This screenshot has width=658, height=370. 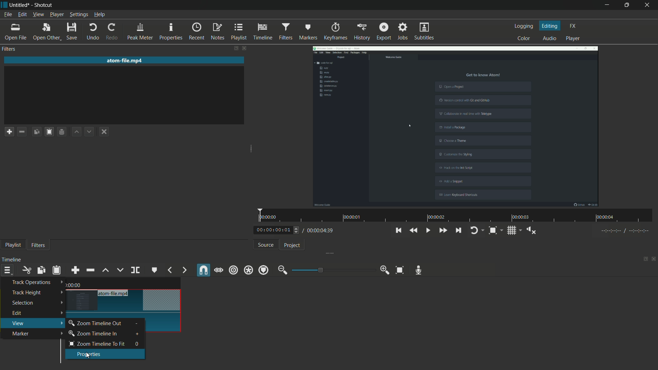 I want to click on in point, so click(x=625, y=231).